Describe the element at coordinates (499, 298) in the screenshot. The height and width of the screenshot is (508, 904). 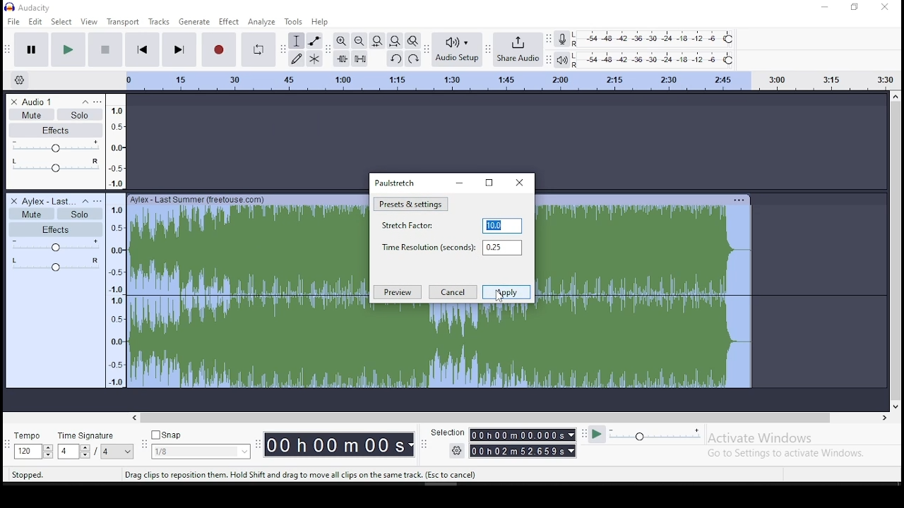
I see `cursor` at that location.